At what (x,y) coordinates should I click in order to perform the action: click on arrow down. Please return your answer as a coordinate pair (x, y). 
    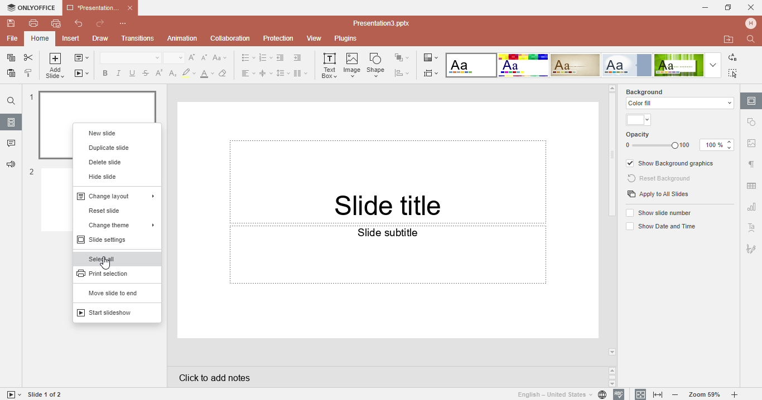
    Looking at the image, I should click on (613, 352).